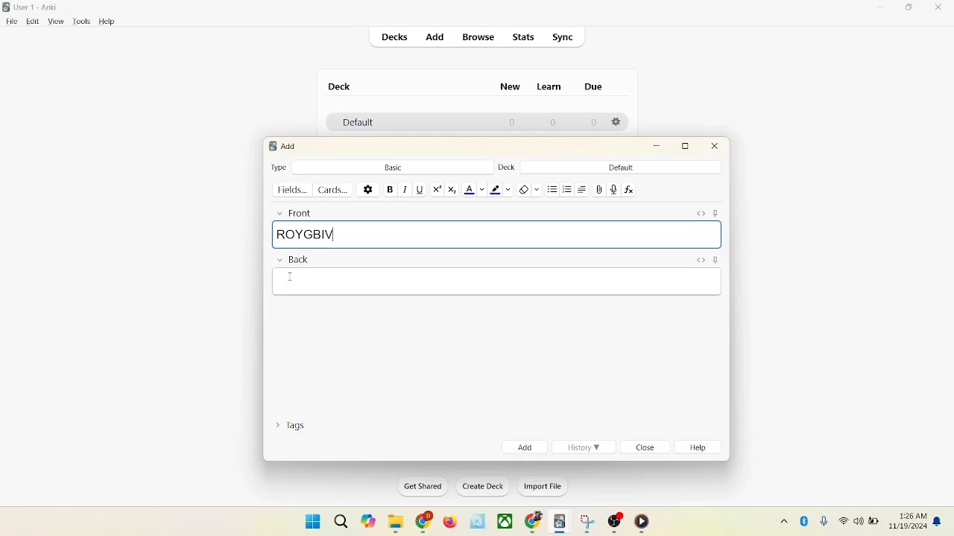 The height and width of the screenshot is (536, 954). Describe the element at coordinates (393, 166) in the screenshot. I see `basic` at that location.